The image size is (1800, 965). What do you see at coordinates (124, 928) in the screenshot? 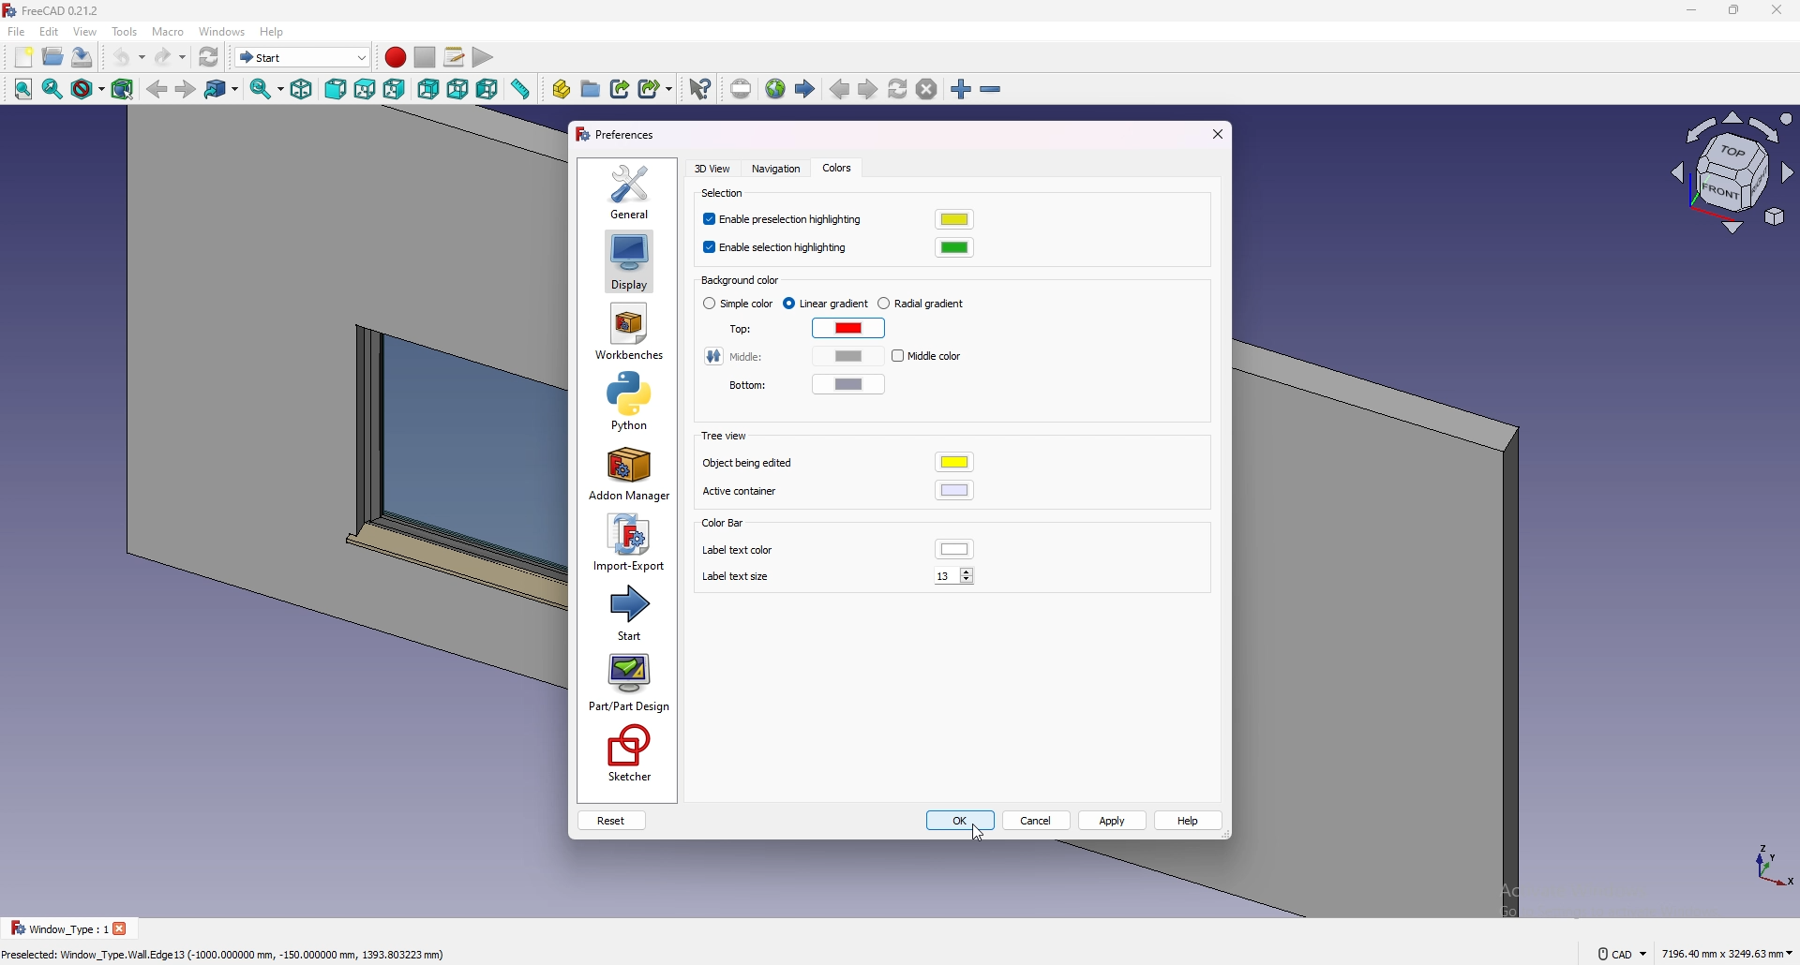
I see `close` at bounding box center [124, 928].